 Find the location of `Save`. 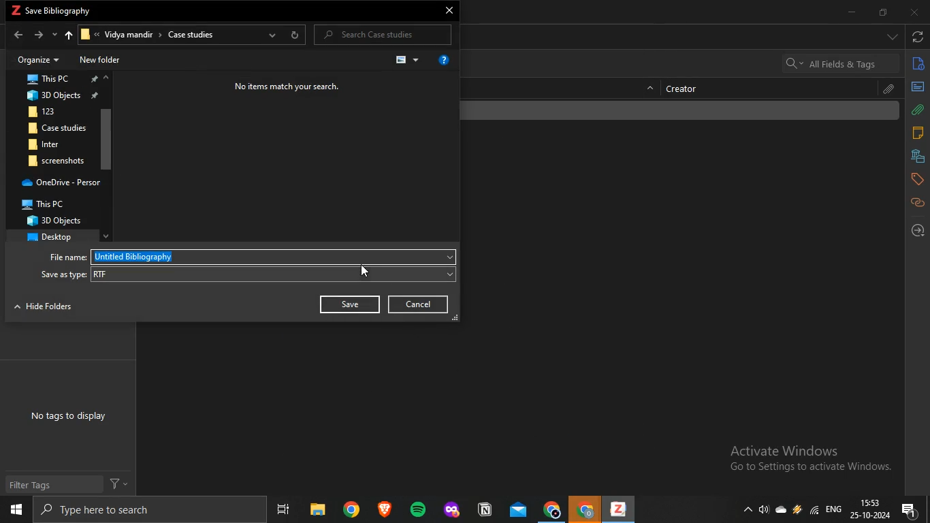

Save is located at coordinates (349, 305).